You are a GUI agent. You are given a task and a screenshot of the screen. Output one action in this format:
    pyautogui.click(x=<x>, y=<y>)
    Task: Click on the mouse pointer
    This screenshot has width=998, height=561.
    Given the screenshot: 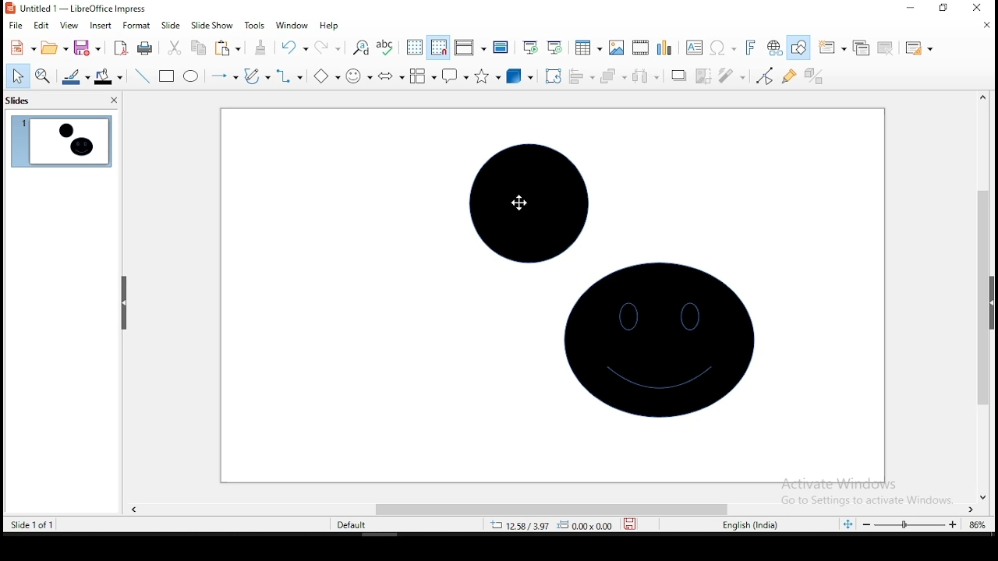 What is the action you would take?
    pyautogui.click(x=519, y=202)
    